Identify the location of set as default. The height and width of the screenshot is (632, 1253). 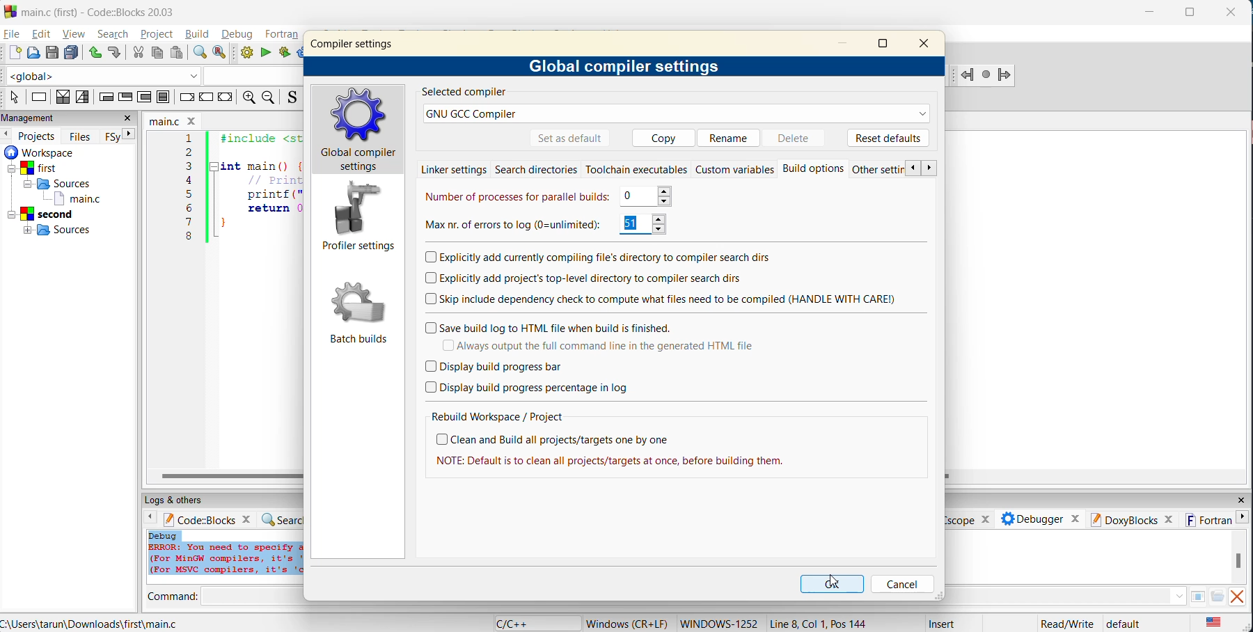
(571, 139).